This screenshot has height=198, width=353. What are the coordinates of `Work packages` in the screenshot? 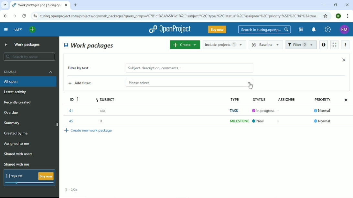 It's located at (27, 44).